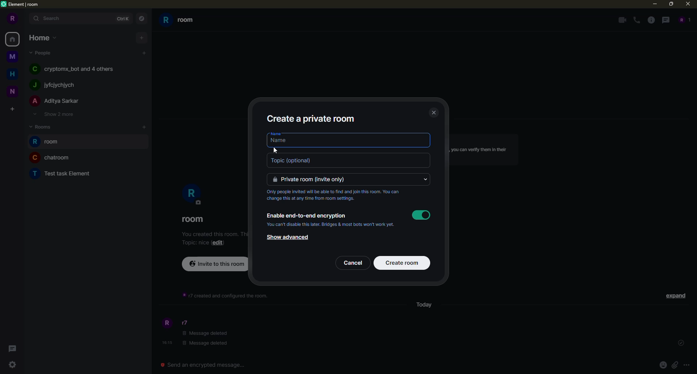  I want to click on  Send an encrypted message..., so click(204, 365).